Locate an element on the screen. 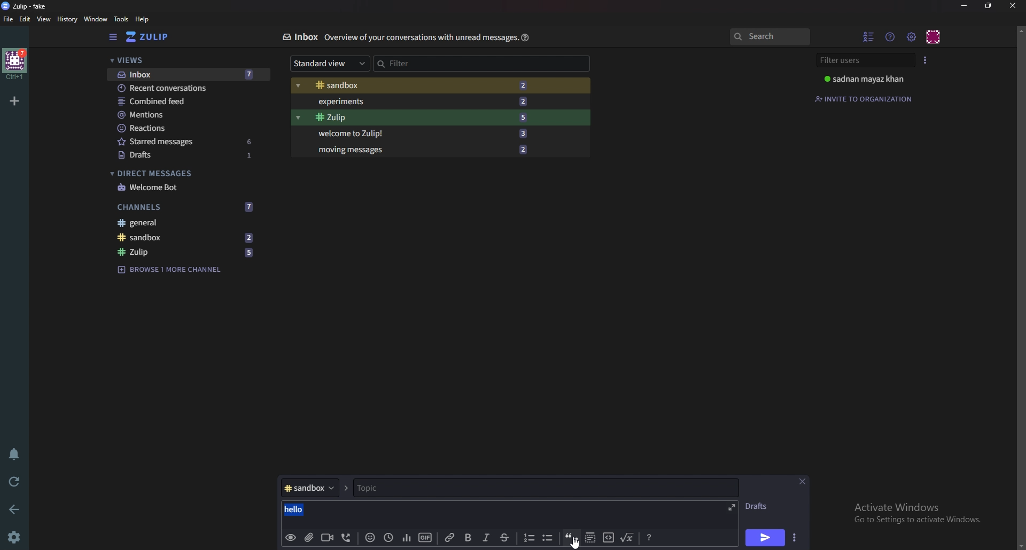 The image size is (1026, 550). Filter is located at coordinates (482, 64).